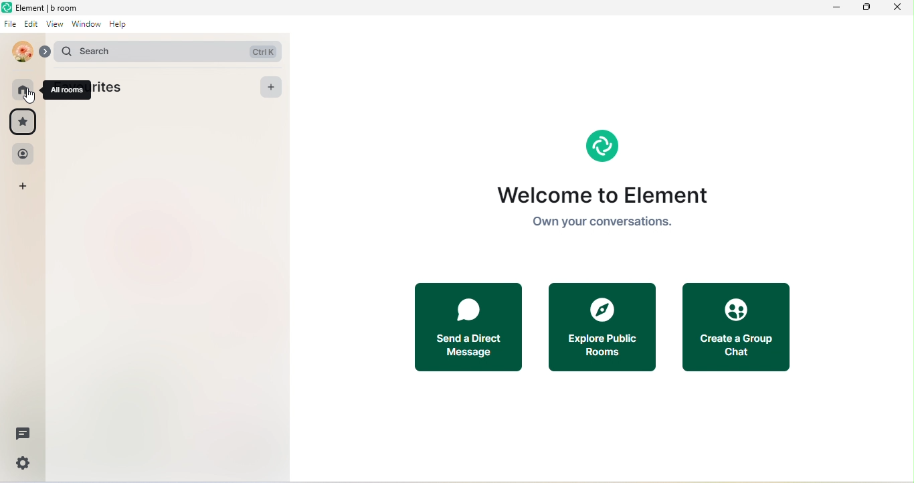  What do you see at coordinates (165, 50) in the screenshot?
I see `search bar` at bounding box center [165, 50].